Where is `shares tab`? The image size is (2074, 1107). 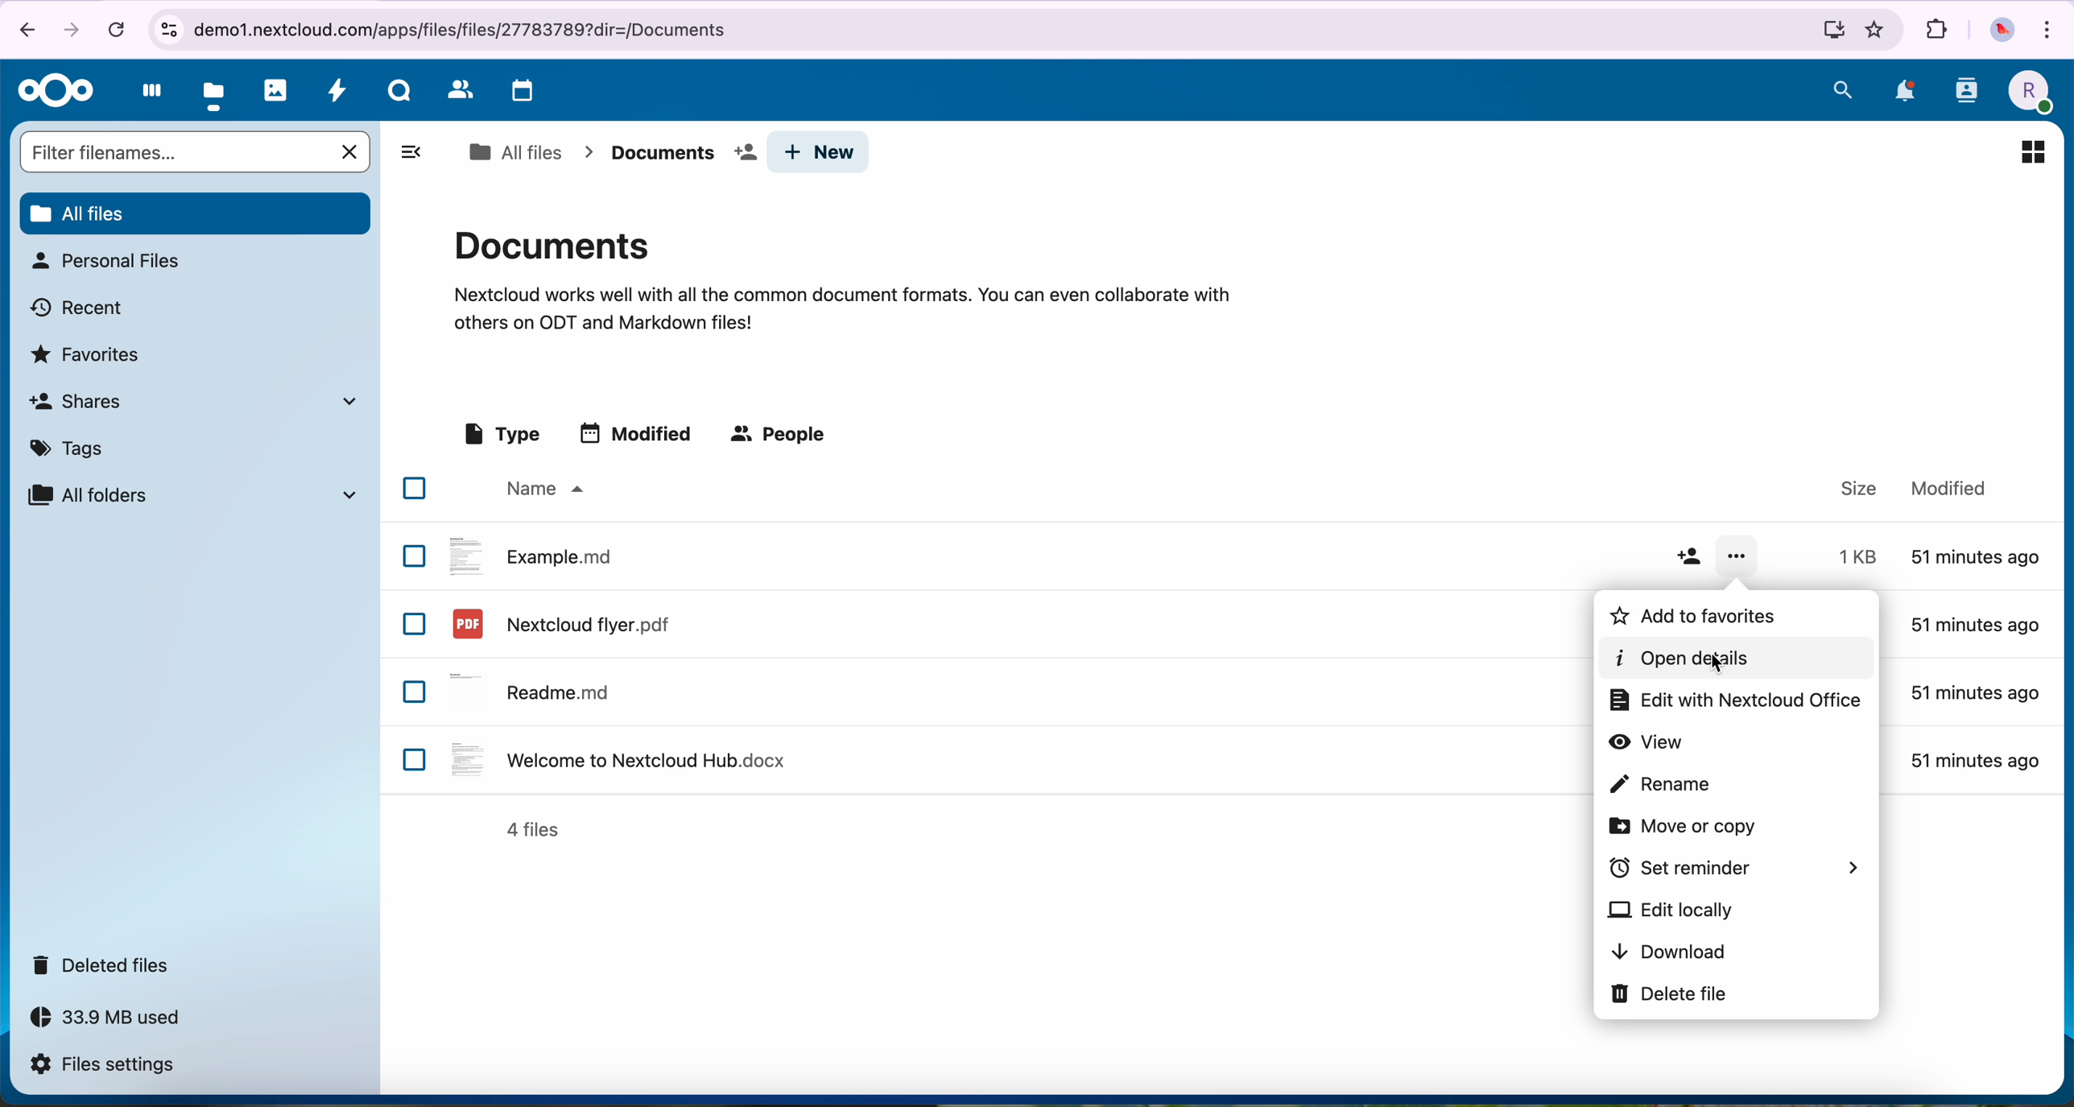 shares tab is located at coordinates (200, 401).